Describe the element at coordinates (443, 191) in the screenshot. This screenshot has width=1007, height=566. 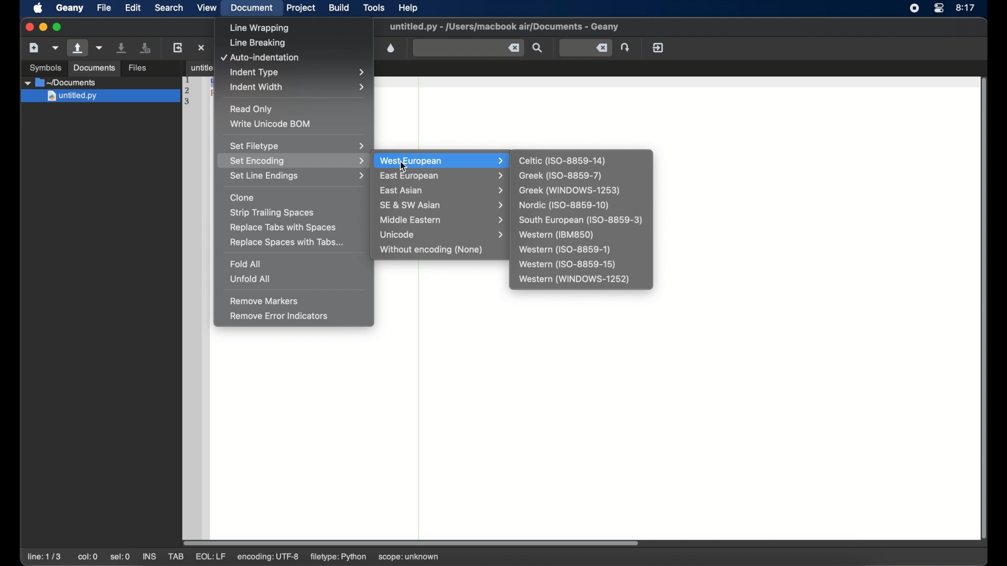
I see `east asian menu` at that location.